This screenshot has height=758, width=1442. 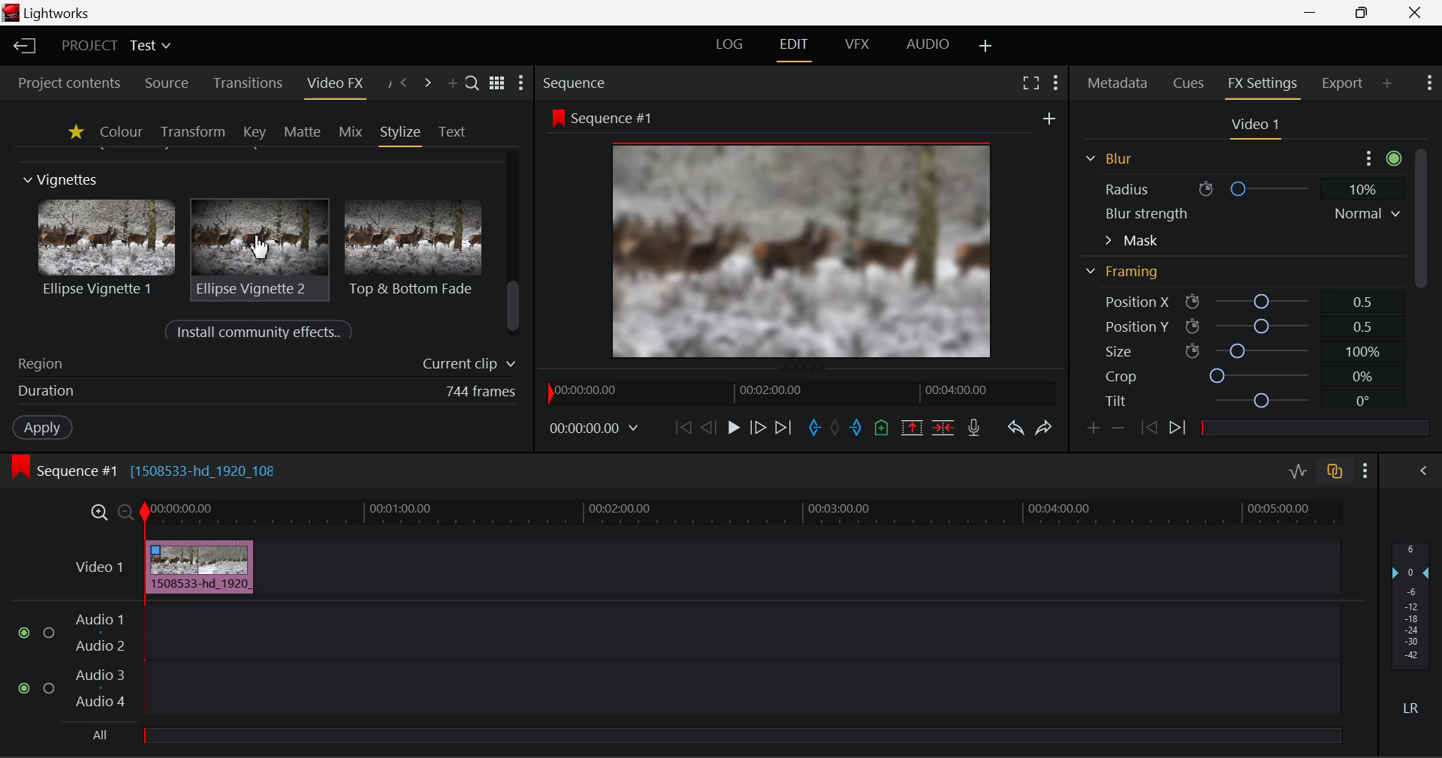 What do you see at coordinates (149, 469) in the screenshot?
I see `Sequence #1 Edit Timeline` at bounding box center [149, 469].